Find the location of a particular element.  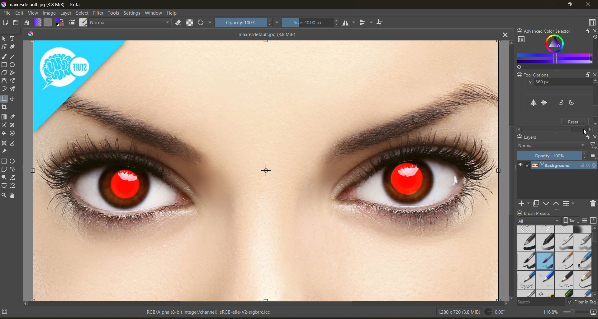

y axis is located at coordinates (557, 83).